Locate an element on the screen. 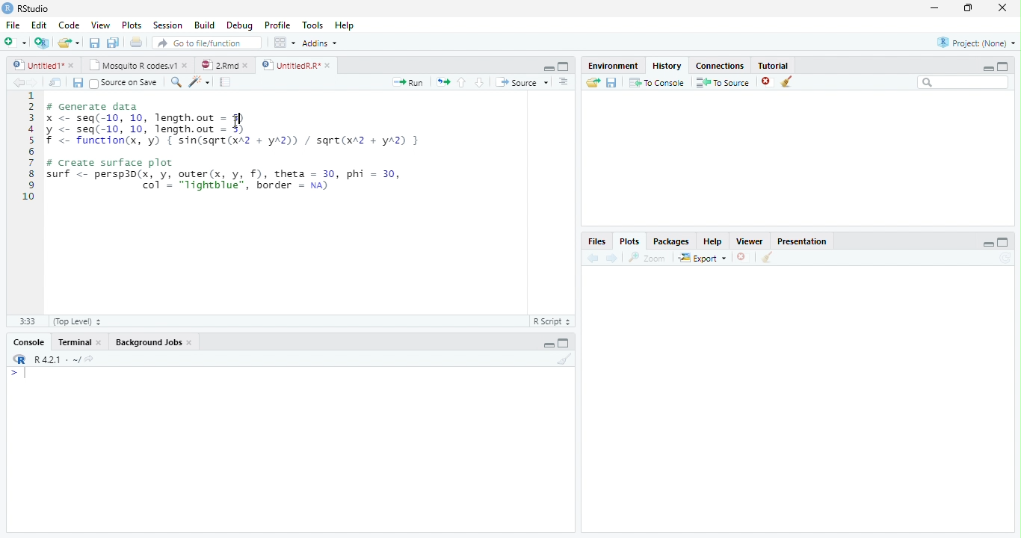 Image resolution: width=1021 pixels, height=538 pixels. Terminal is located at coordinates (74, 342).